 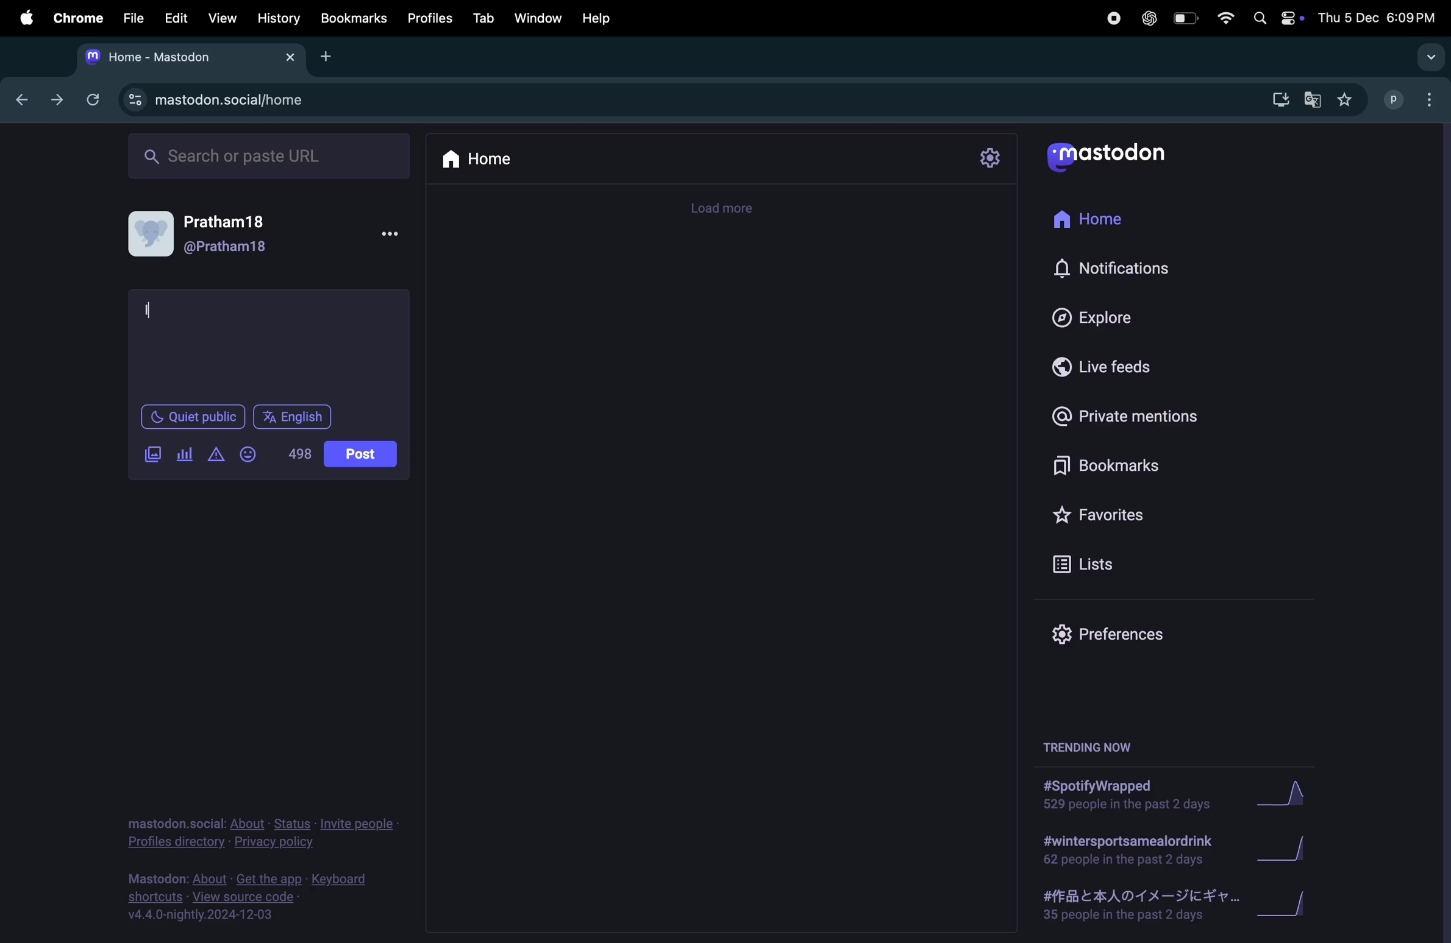 What do you see at coordinates (1128, 850) in the screenshot?
I see `#wintersportdrink` at bounding box center [1128, 850].